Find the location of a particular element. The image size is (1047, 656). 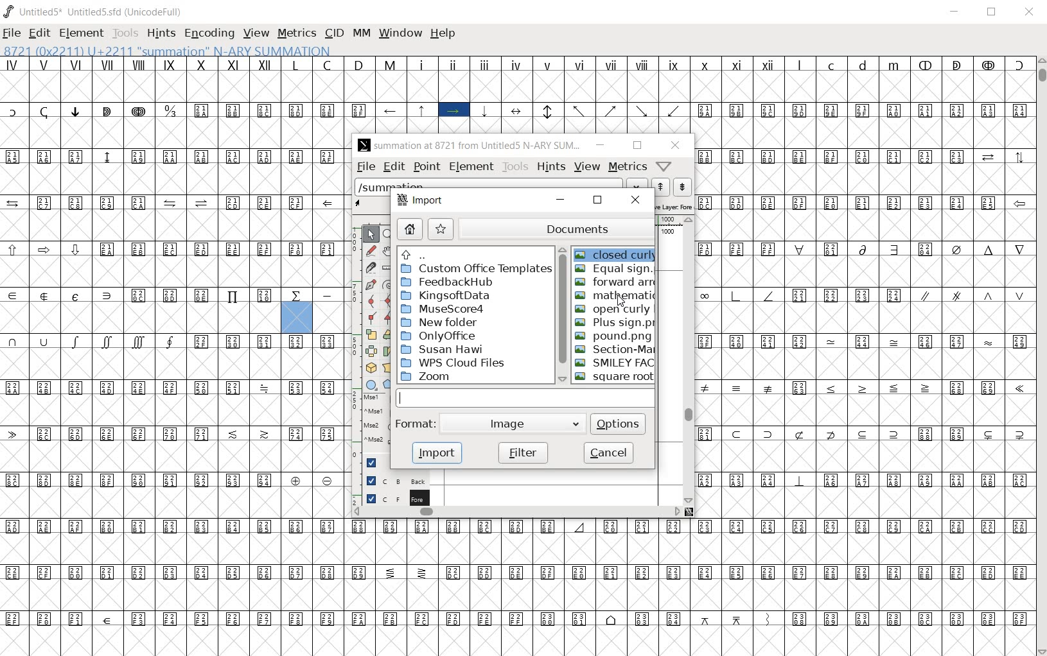

MuseScore4 is located at coordinates (442, 309).